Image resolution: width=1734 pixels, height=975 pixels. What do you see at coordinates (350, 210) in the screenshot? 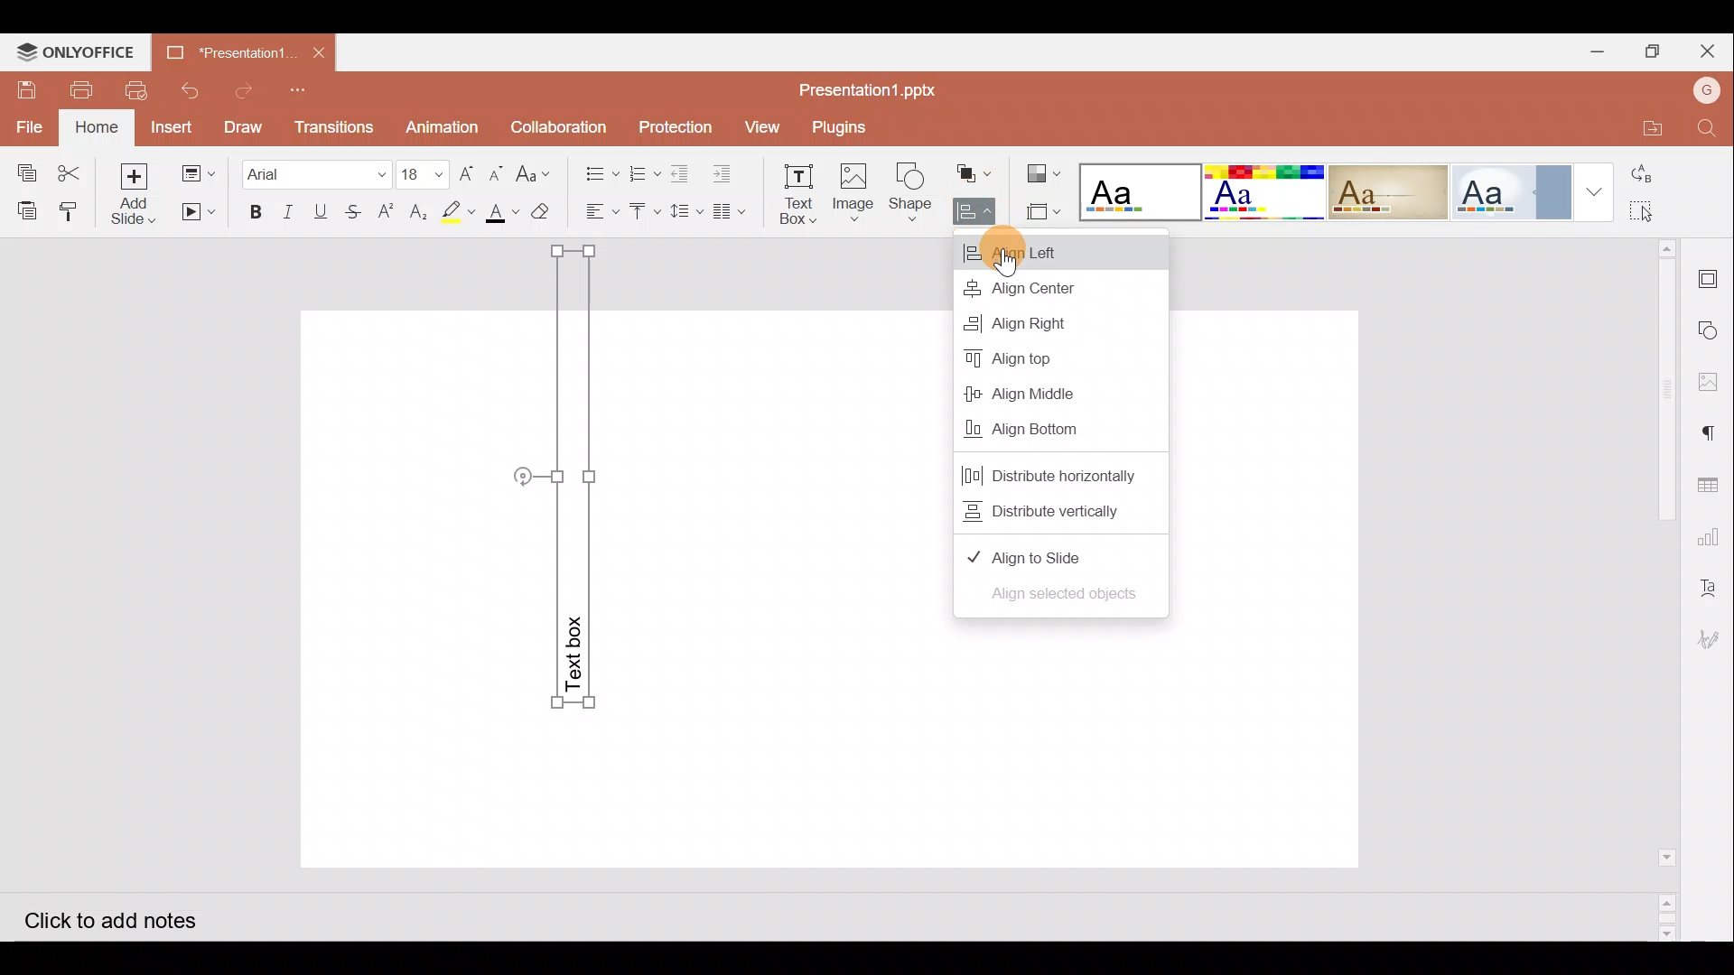
I see `Strikethrough` at bounding box center [350, 210].